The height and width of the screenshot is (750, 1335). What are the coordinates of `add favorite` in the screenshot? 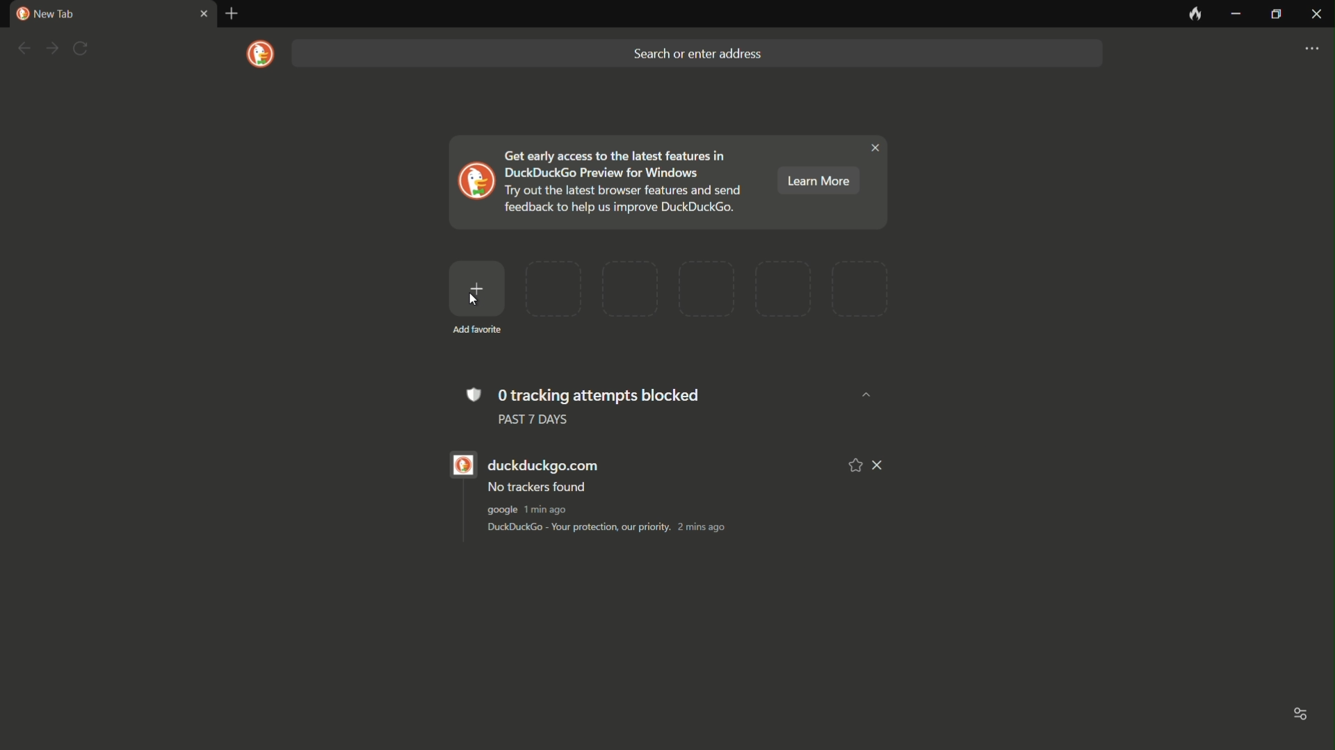 It's located at (479, 297).